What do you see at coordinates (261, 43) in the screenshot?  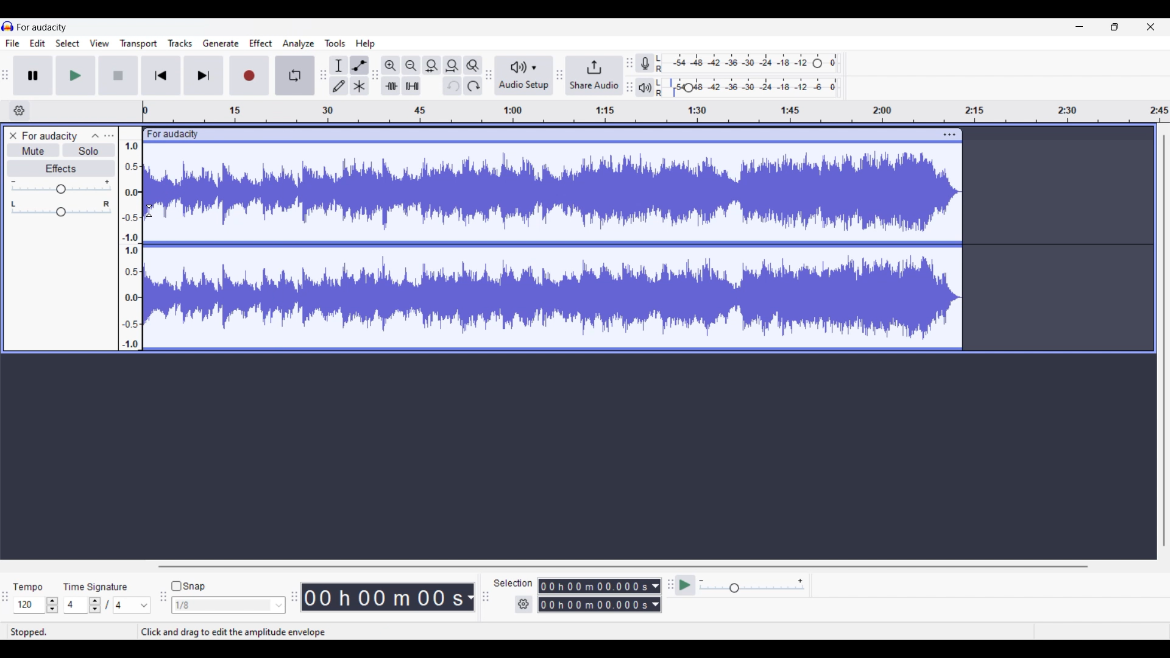 I see `Effect` at bounding box center [261, 43].